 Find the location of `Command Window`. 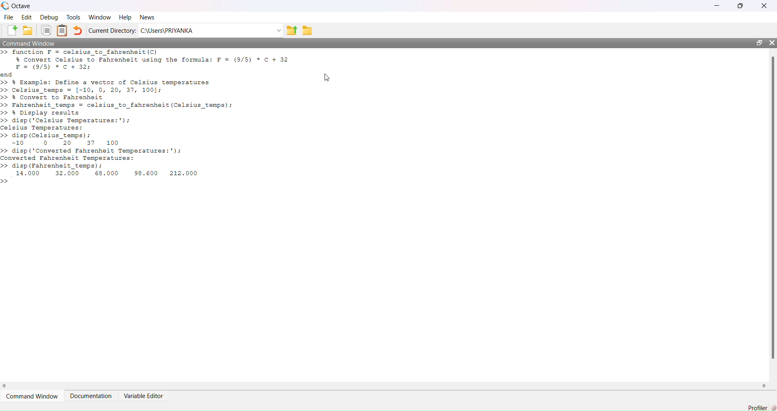

Command Window is located at coordinates (32, 396).